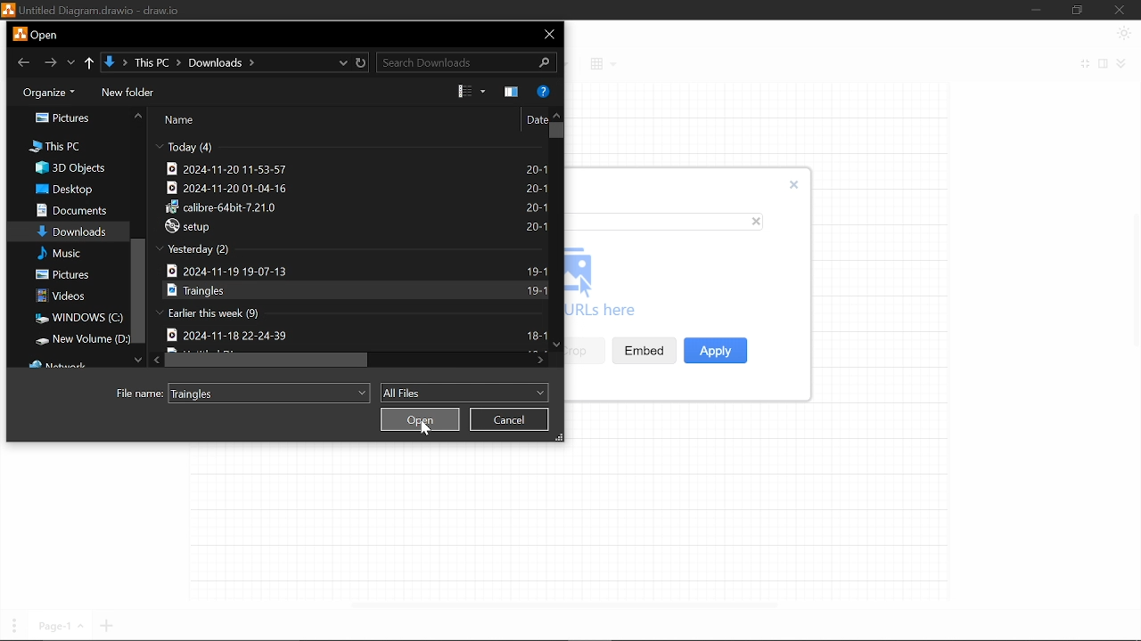 This screenshot has width=1141, height=641. What do you see at coordinates (41, 36) in the screenshot?
I see `Current window` at bounding box center [41, 36].